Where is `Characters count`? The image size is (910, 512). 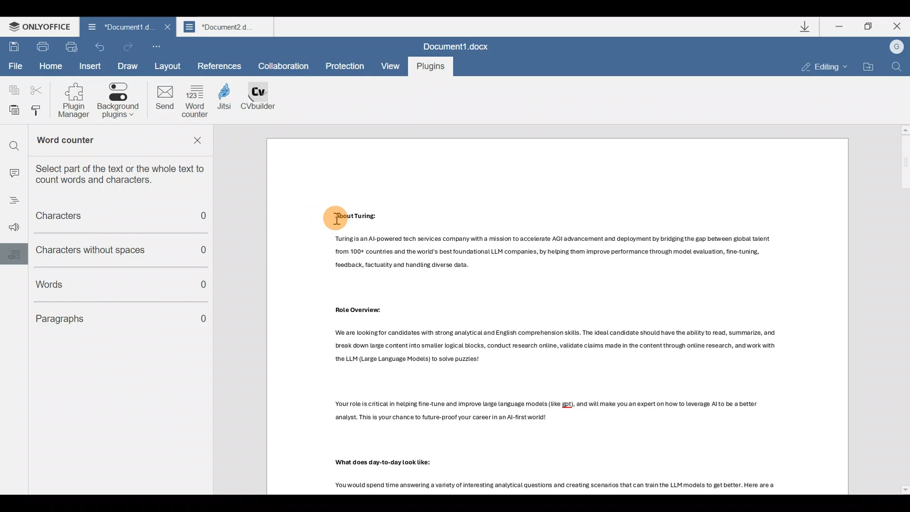 Characters count is located at coordinates (114, 217).